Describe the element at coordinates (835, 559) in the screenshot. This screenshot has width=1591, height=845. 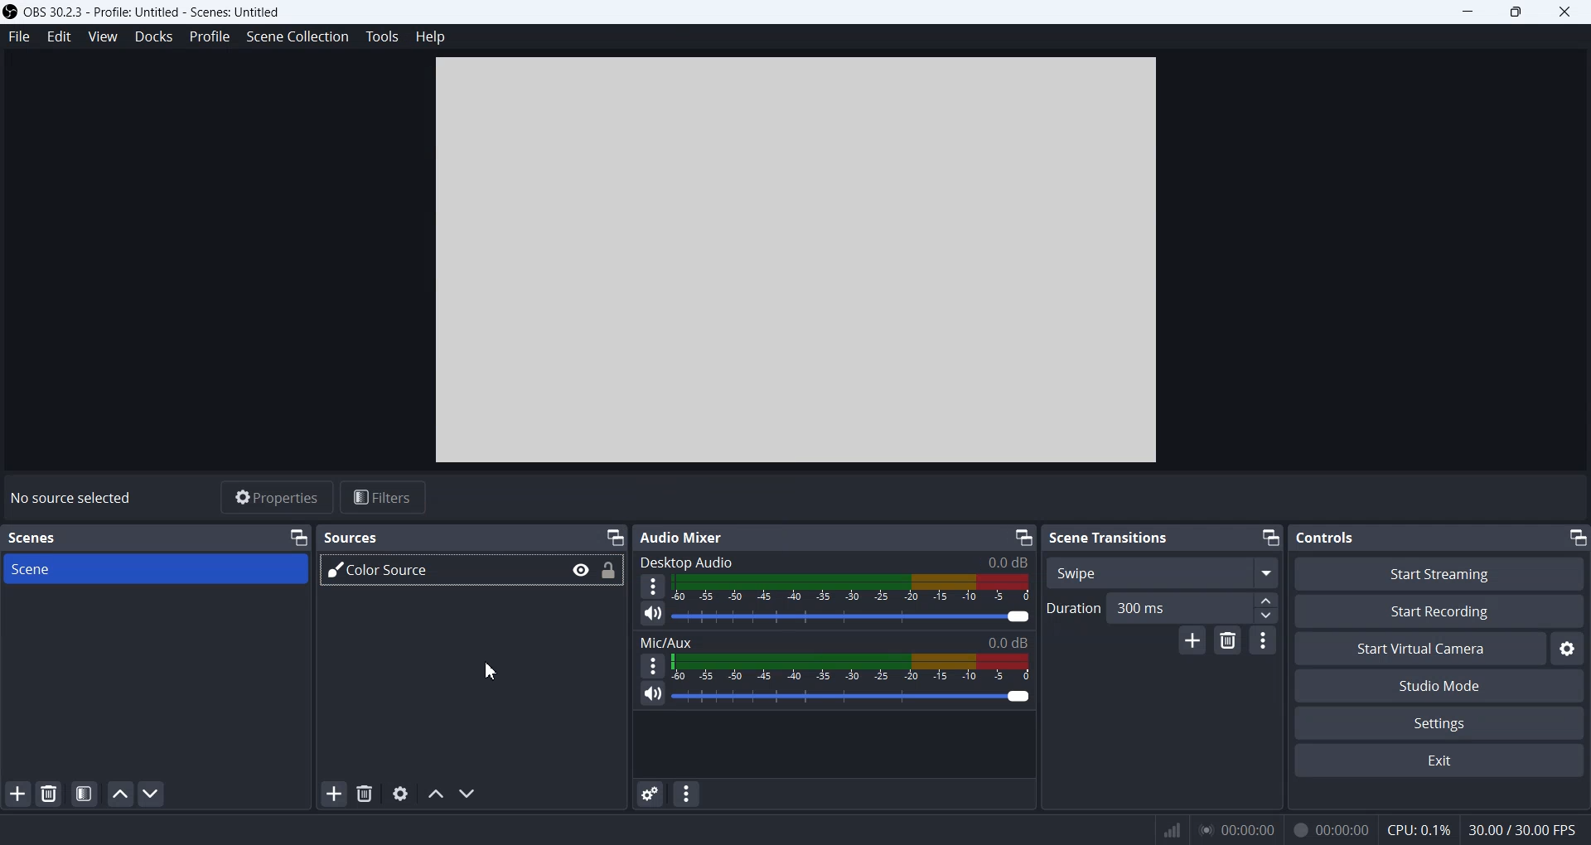
I see `Desktop Audio 0.0 dB` at that location.